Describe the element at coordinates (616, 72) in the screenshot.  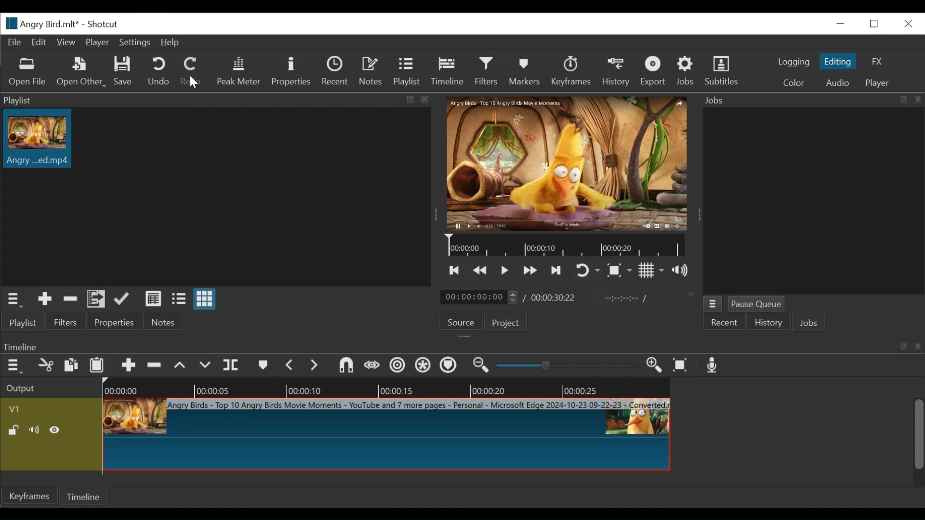
I see `History` at that location.